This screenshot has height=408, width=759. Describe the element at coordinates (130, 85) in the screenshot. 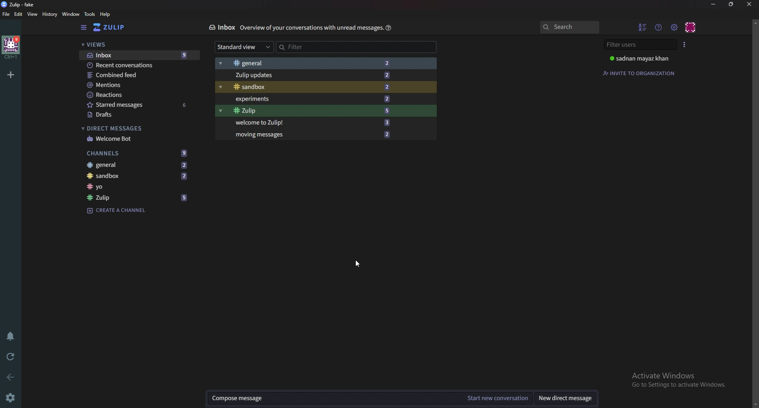

I see `Mentions` at that location.